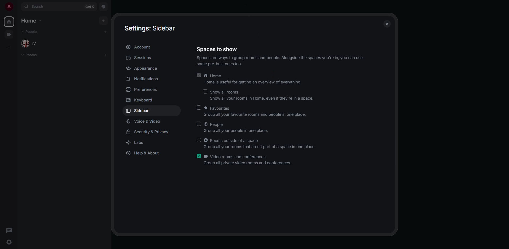  I want to click on preferences, so click(142, 90).